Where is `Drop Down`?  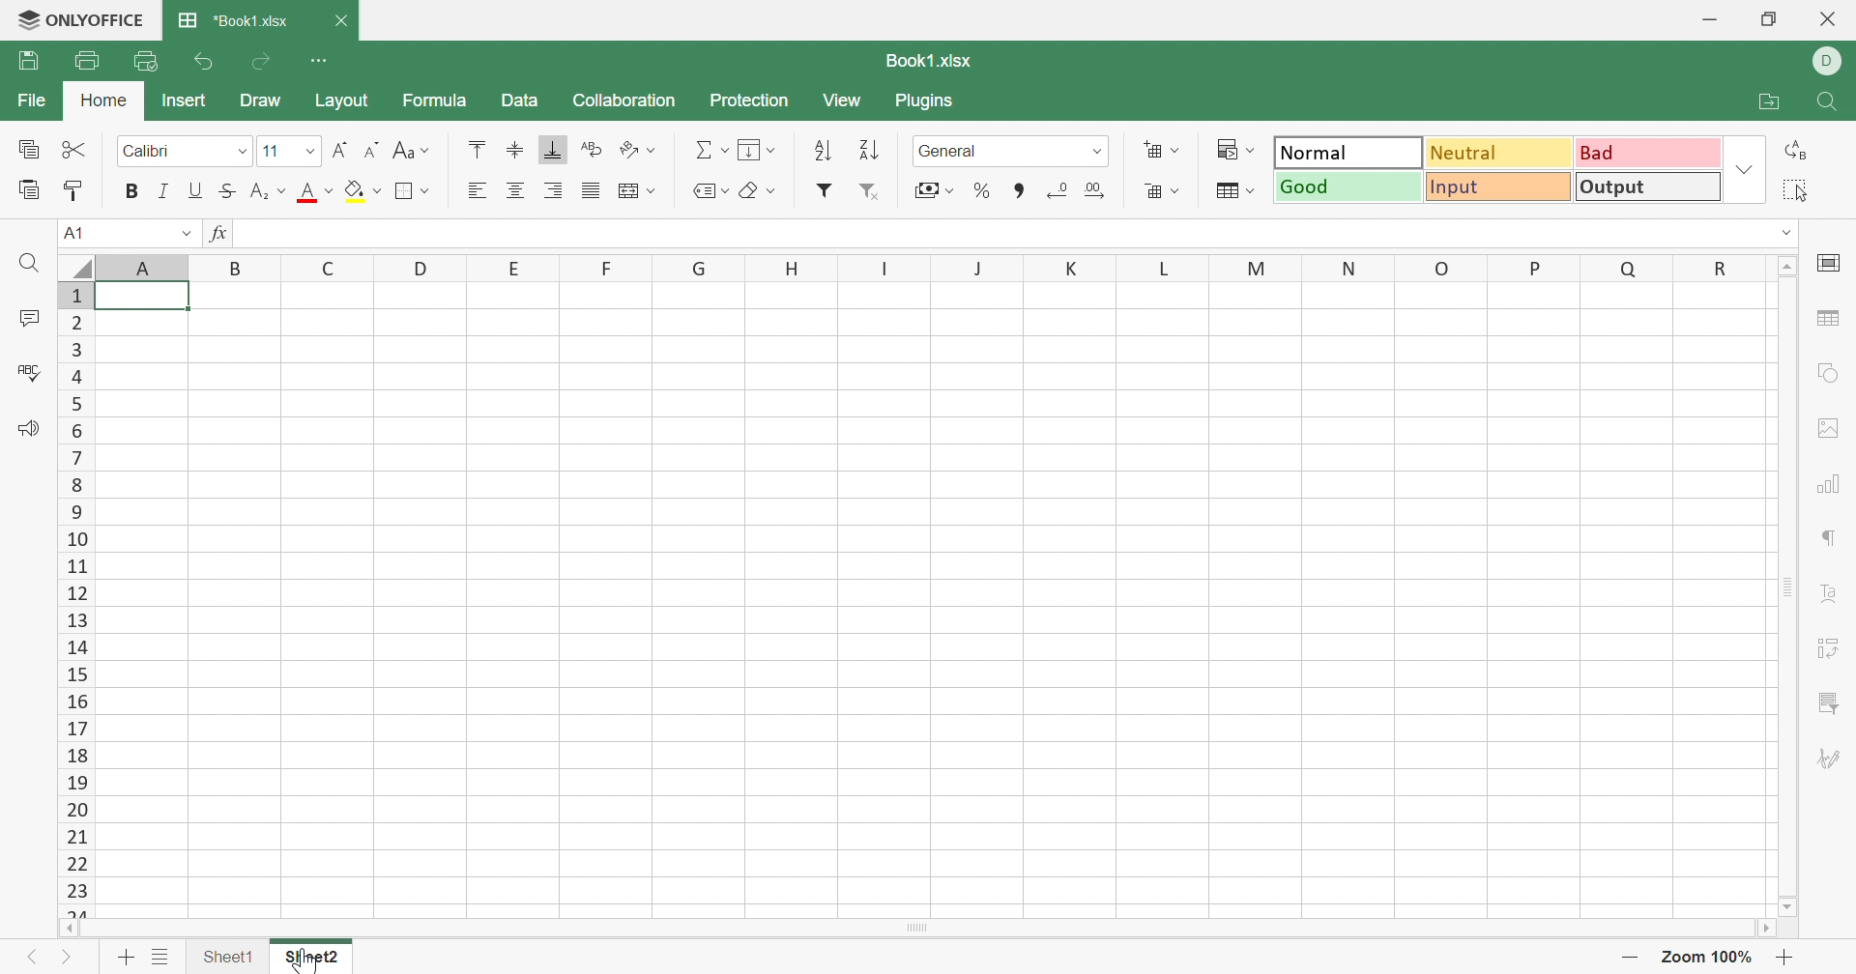
Drop Down is located at coordinates (656, 149).